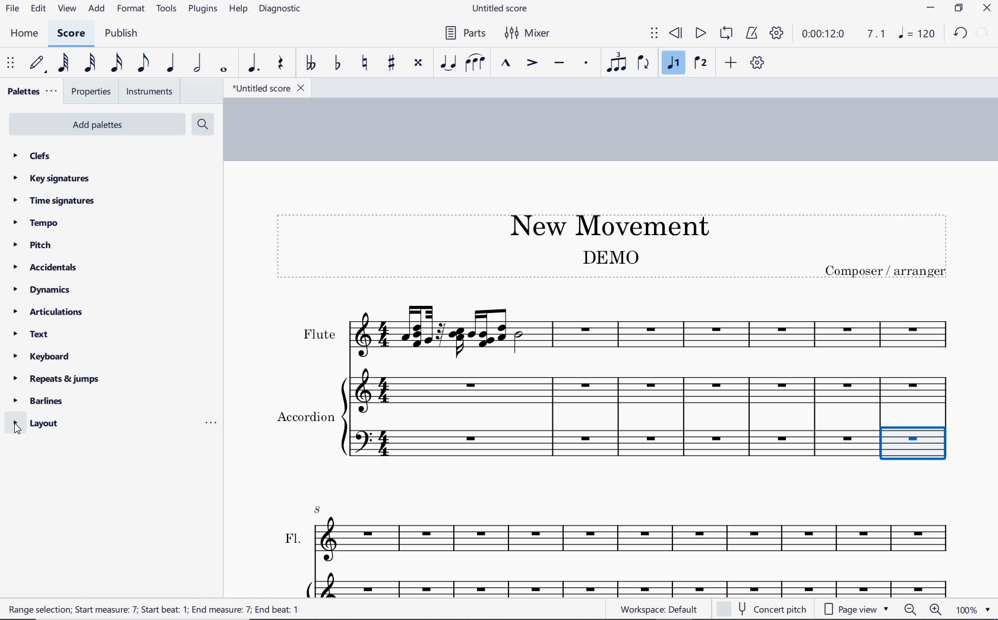 Image resolution: width=998 pixels, height=620 pixels. What do you see at coordinates (170, 64) in the screenshot?
I see `quarter note` at bounding box center [170, 64].